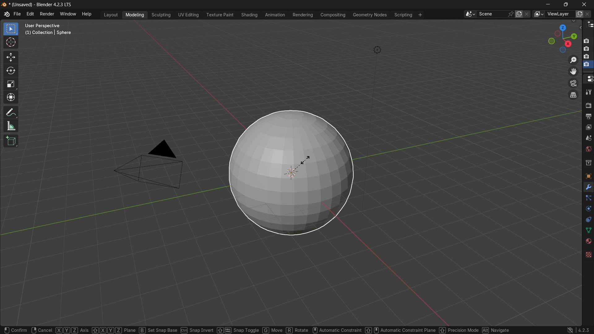 The width and height of the screenshot is (594, 334). What do you see at coordinates (511, 13) in the screenshot?
I see `pin scene to workplace` at bounding box center [511, 13].